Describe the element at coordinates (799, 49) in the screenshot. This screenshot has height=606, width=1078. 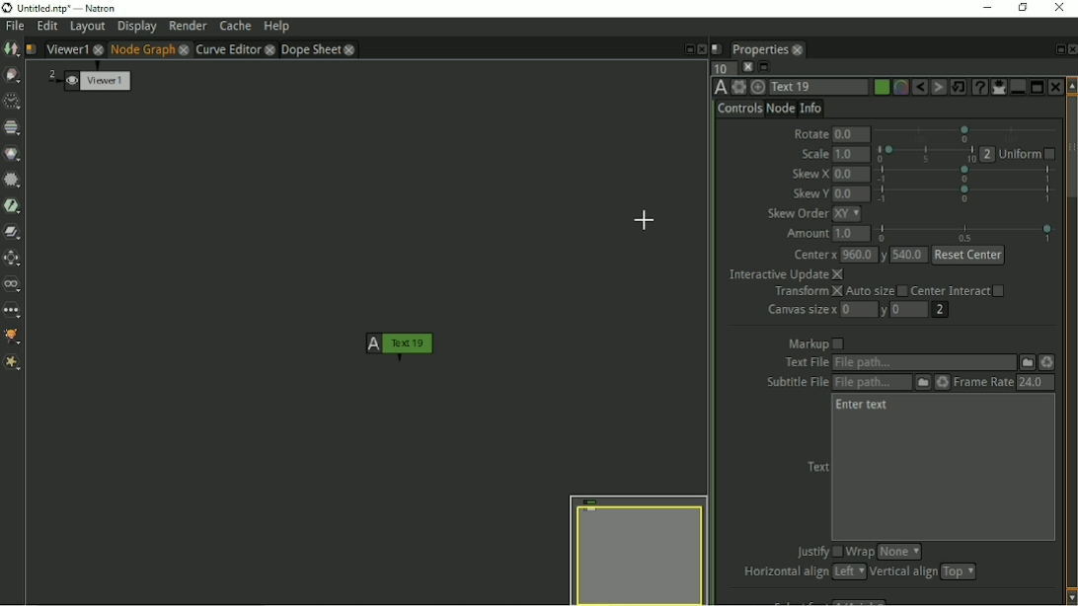
I see `close` at that location.